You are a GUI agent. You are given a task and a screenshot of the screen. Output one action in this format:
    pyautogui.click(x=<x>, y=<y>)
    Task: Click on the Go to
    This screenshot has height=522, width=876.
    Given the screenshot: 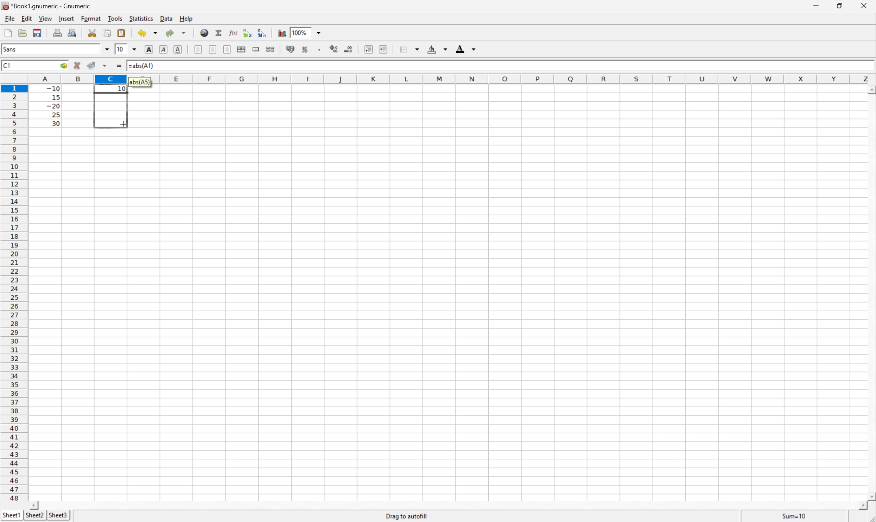 What is the action you would take?
    pyautogui.click(x=63, y=66)
    